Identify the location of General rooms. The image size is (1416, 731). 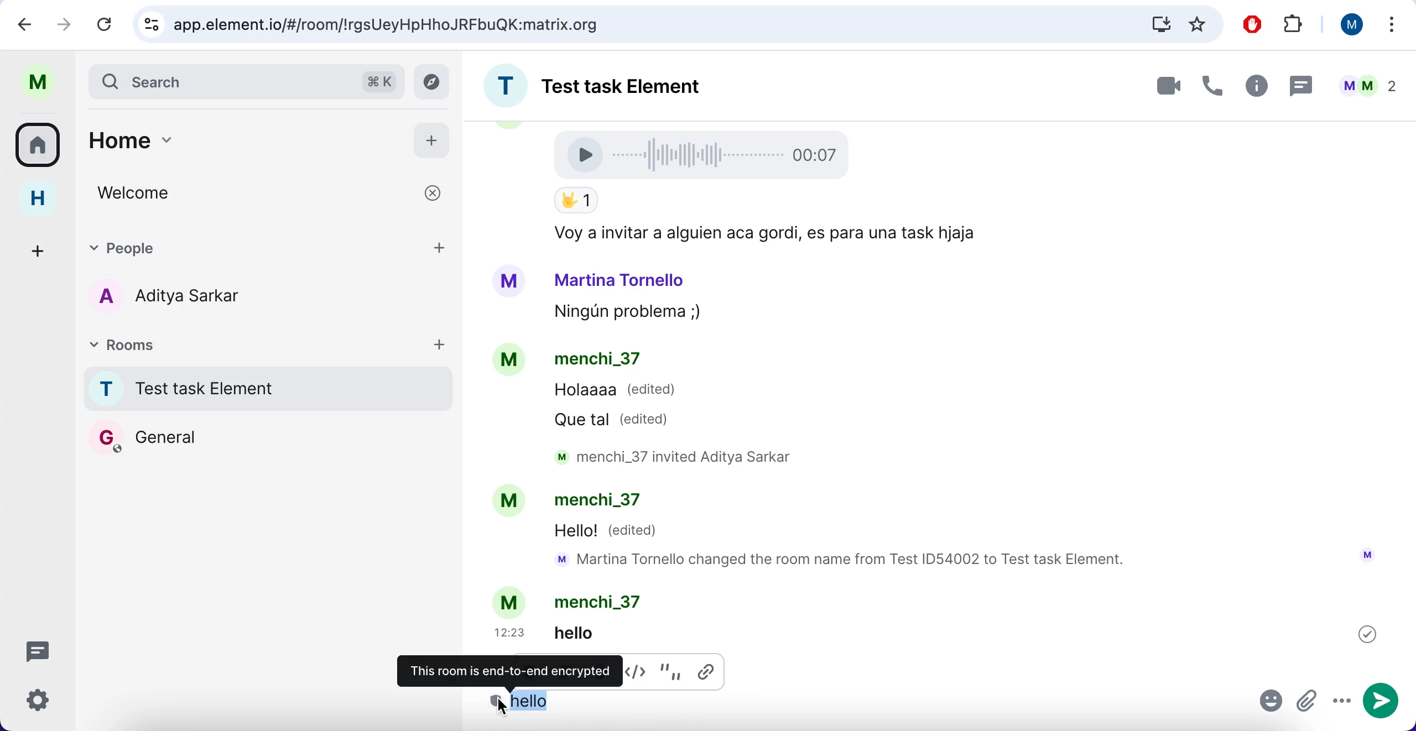
(269, 437).